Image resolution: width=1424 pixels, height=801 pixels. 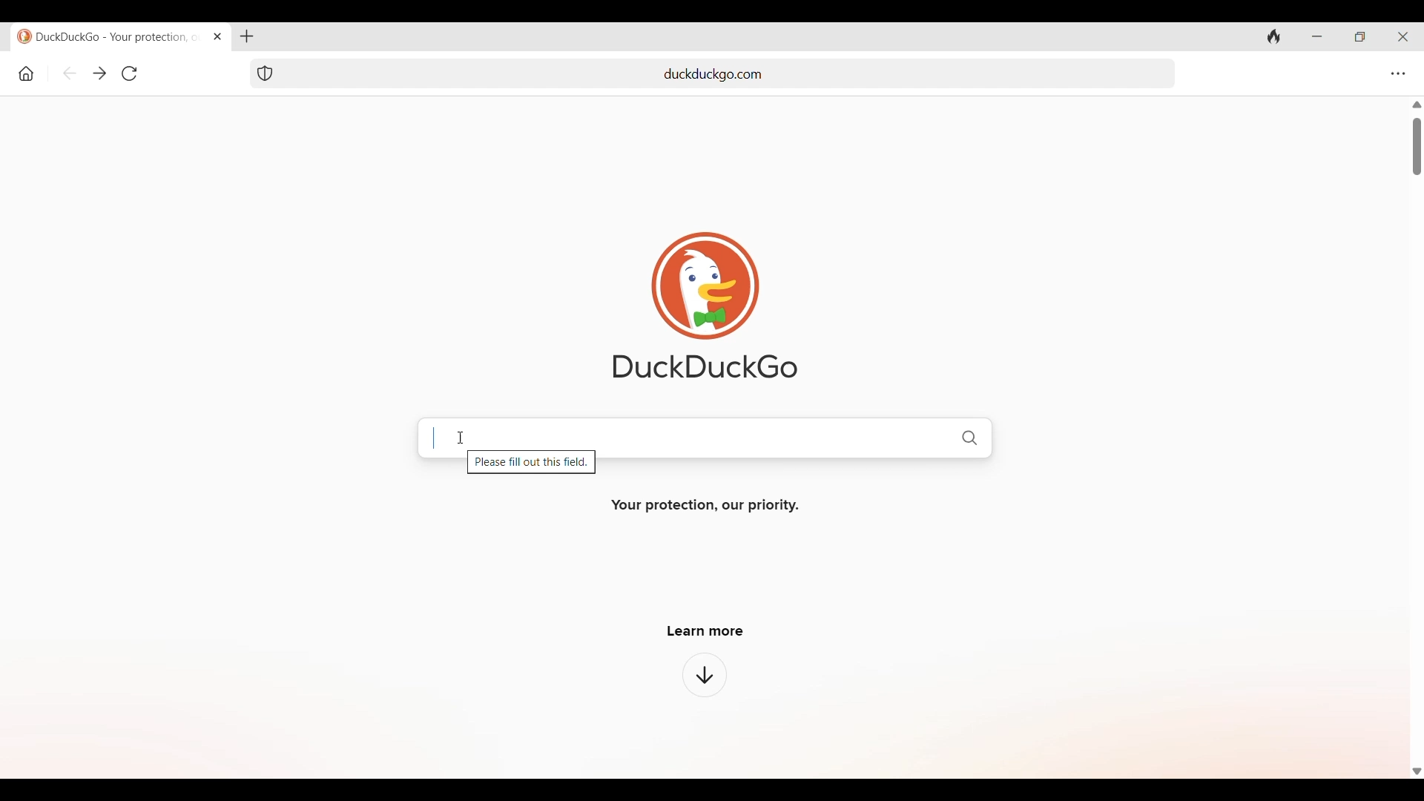 I want to click on Your protection, our priority., so click(x=705, y=506).